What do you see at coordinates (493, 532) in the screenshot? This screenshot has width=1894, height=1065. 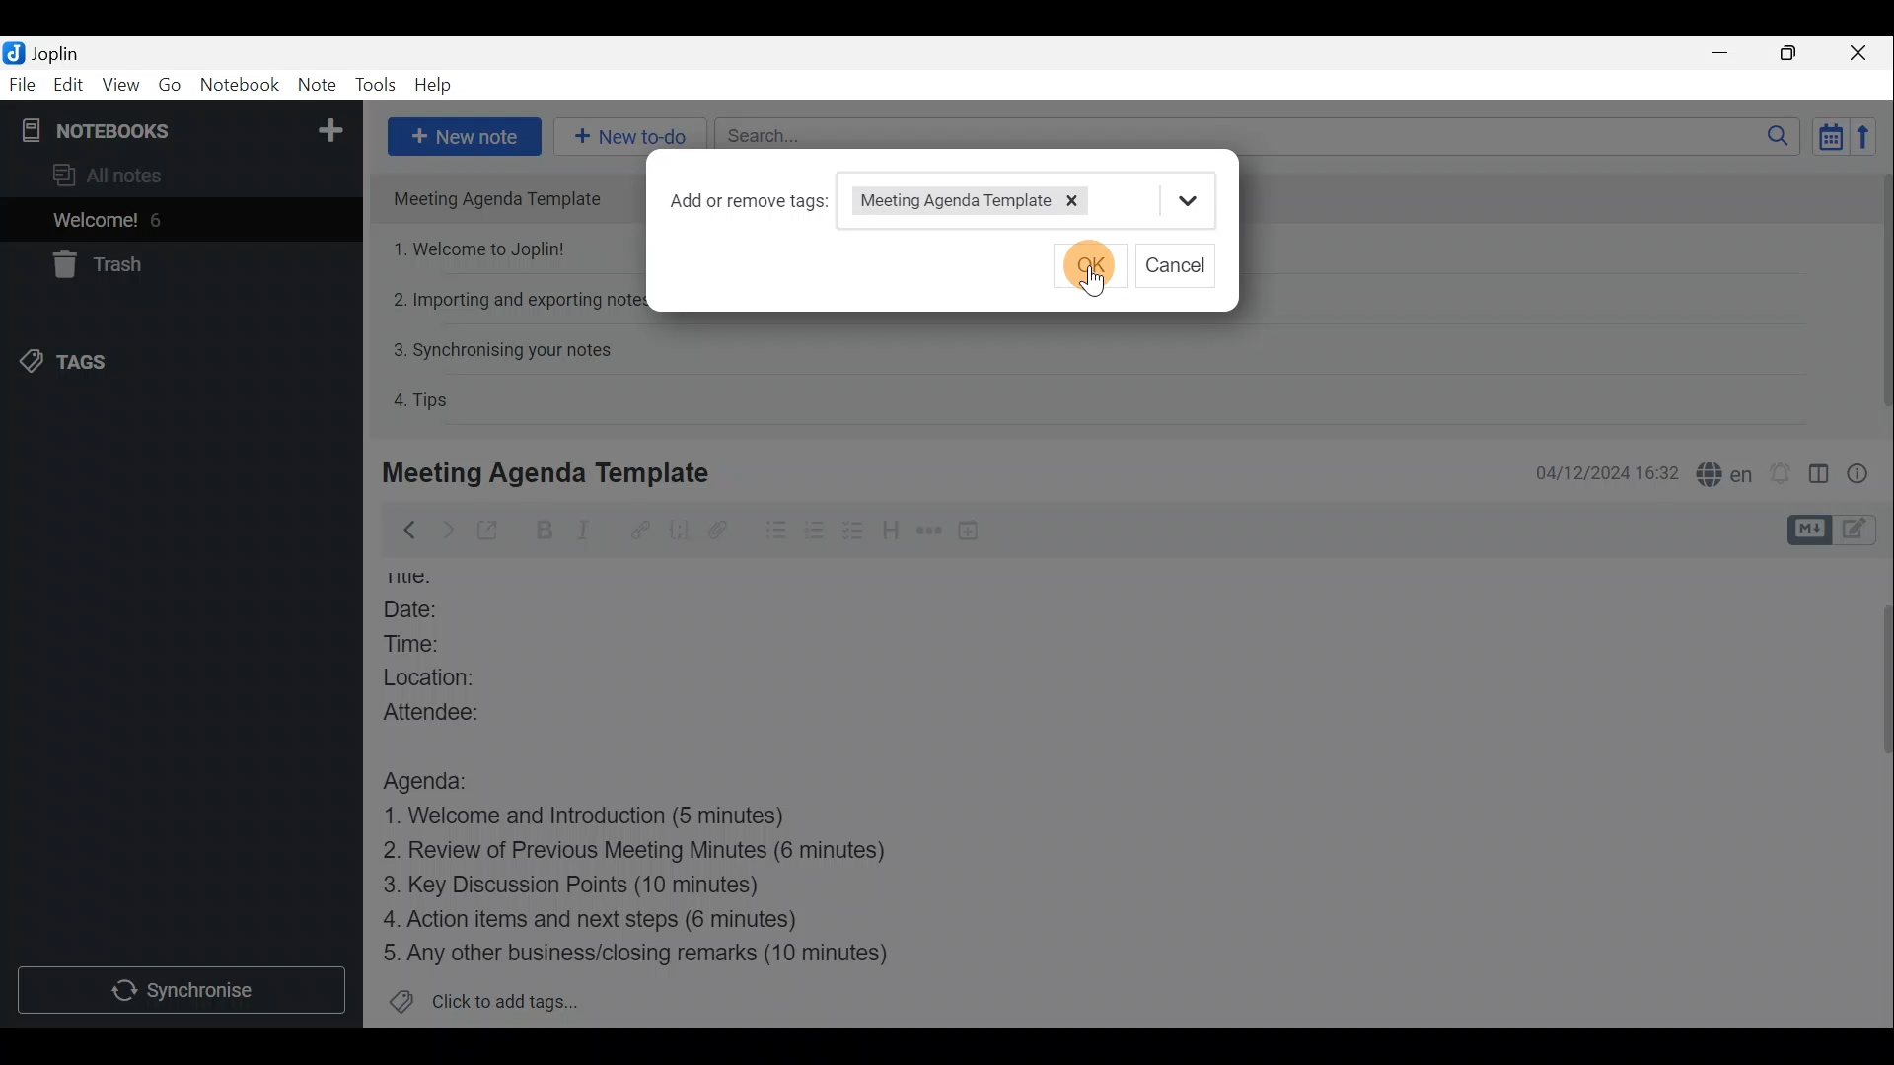 I see `Toggle external editing` at bounding box center [493, 532].